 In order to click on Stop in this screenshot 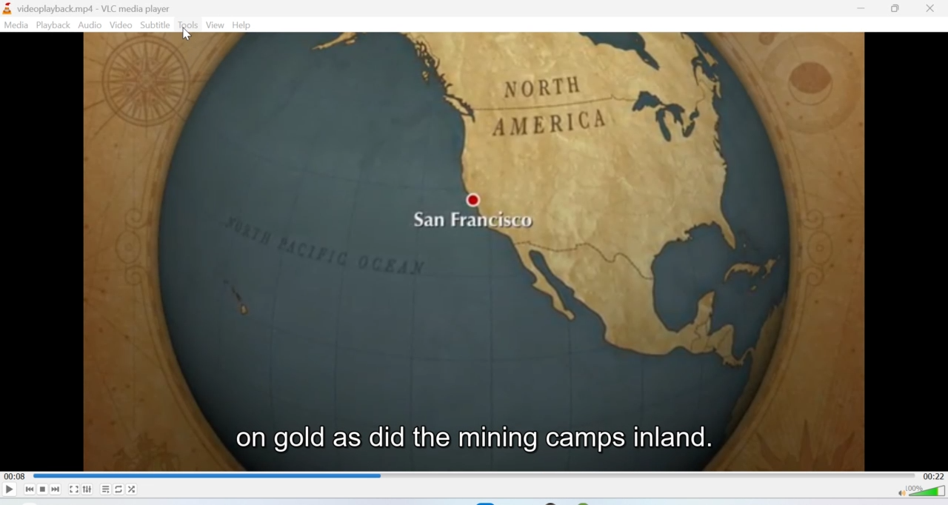, I will do `click(43, 489)`.